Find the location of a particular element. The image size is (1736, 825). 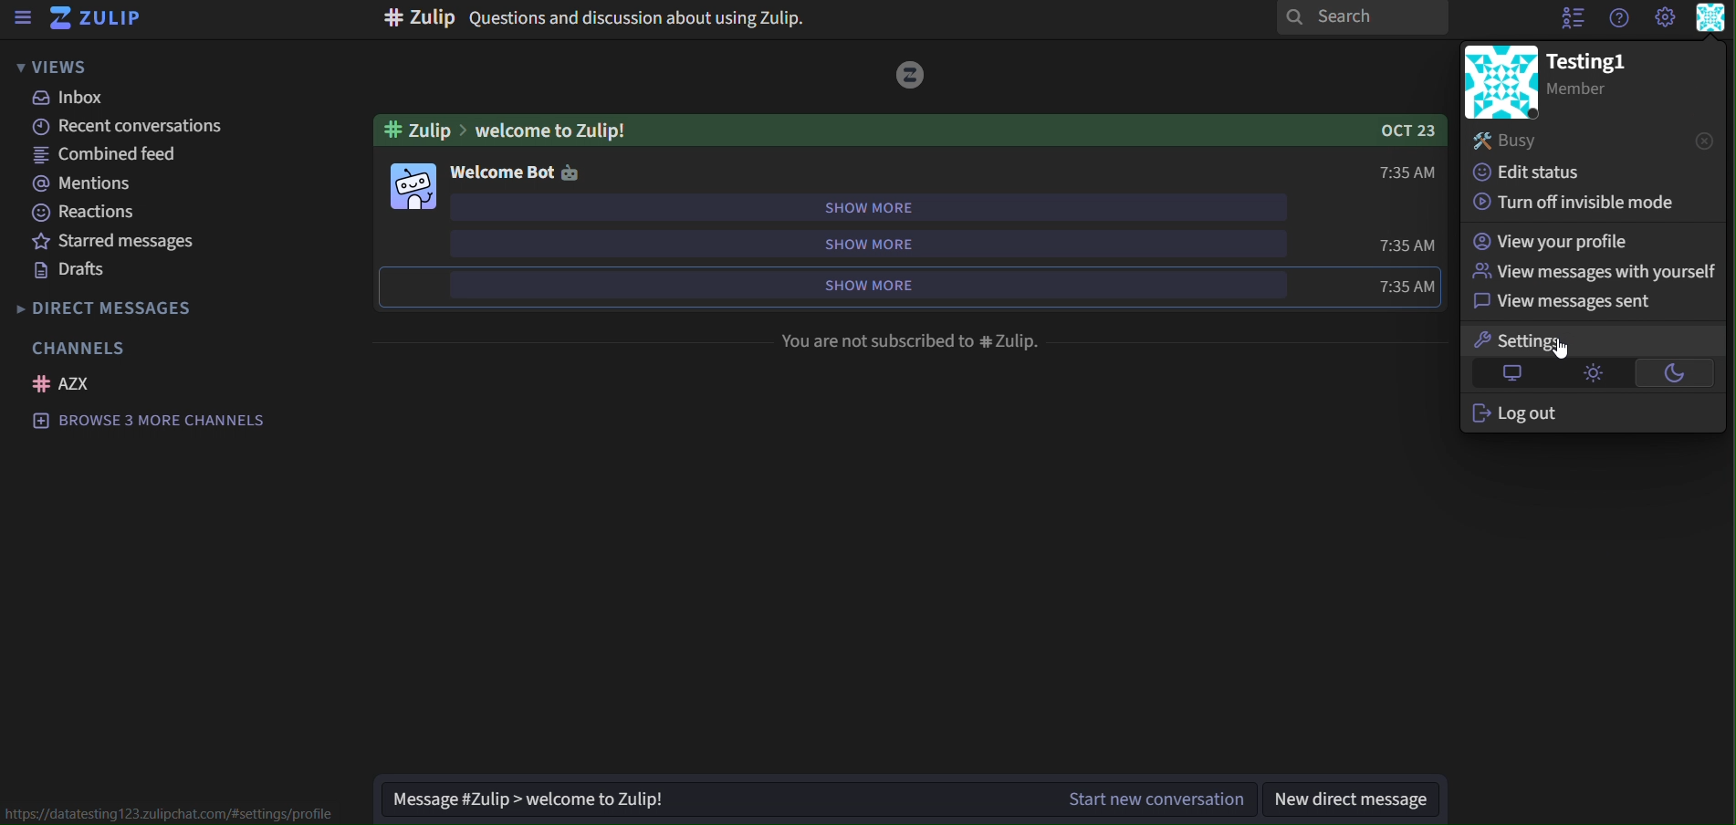

view messages with yourself is located at coordinates (1597, 271).